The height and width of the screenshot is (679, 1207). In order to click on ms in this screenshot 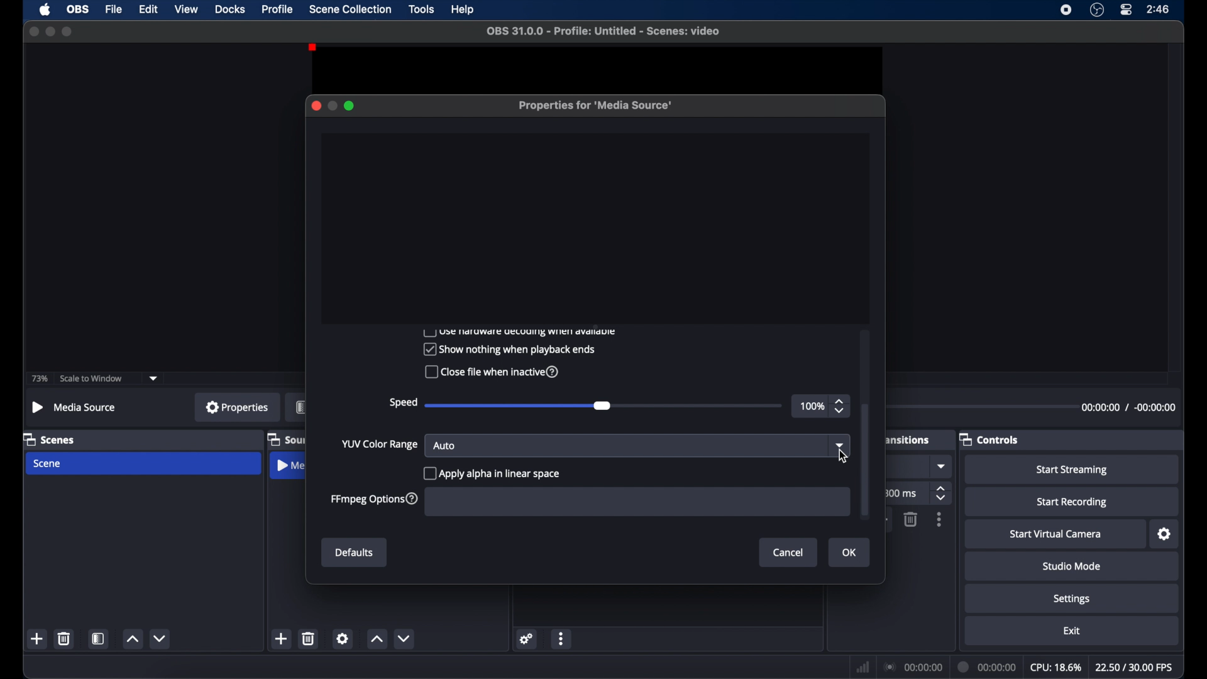, I will do `click(905, 494)`.